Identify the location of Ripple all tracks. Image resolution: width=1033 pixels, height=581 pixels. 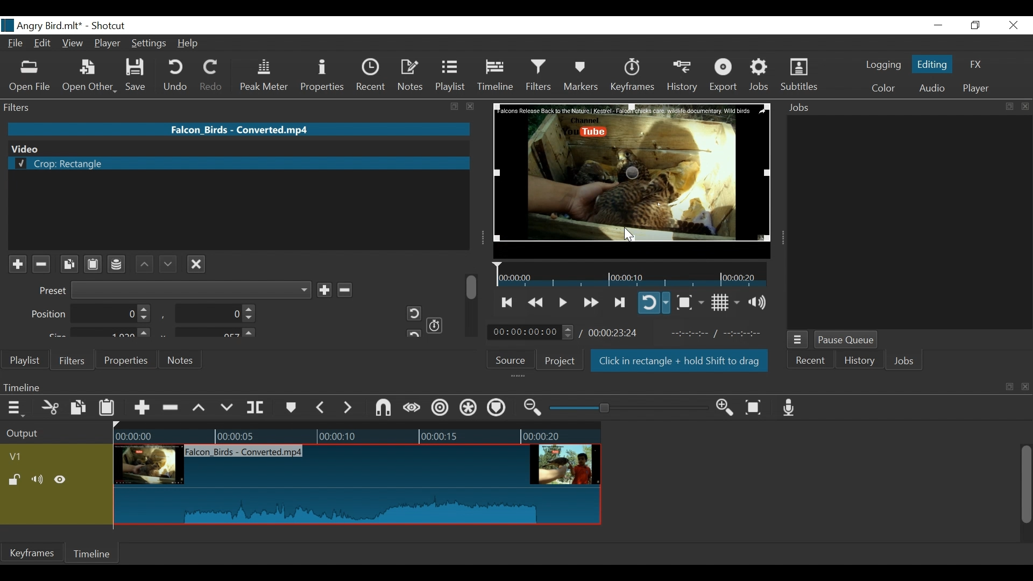
(496, 409).